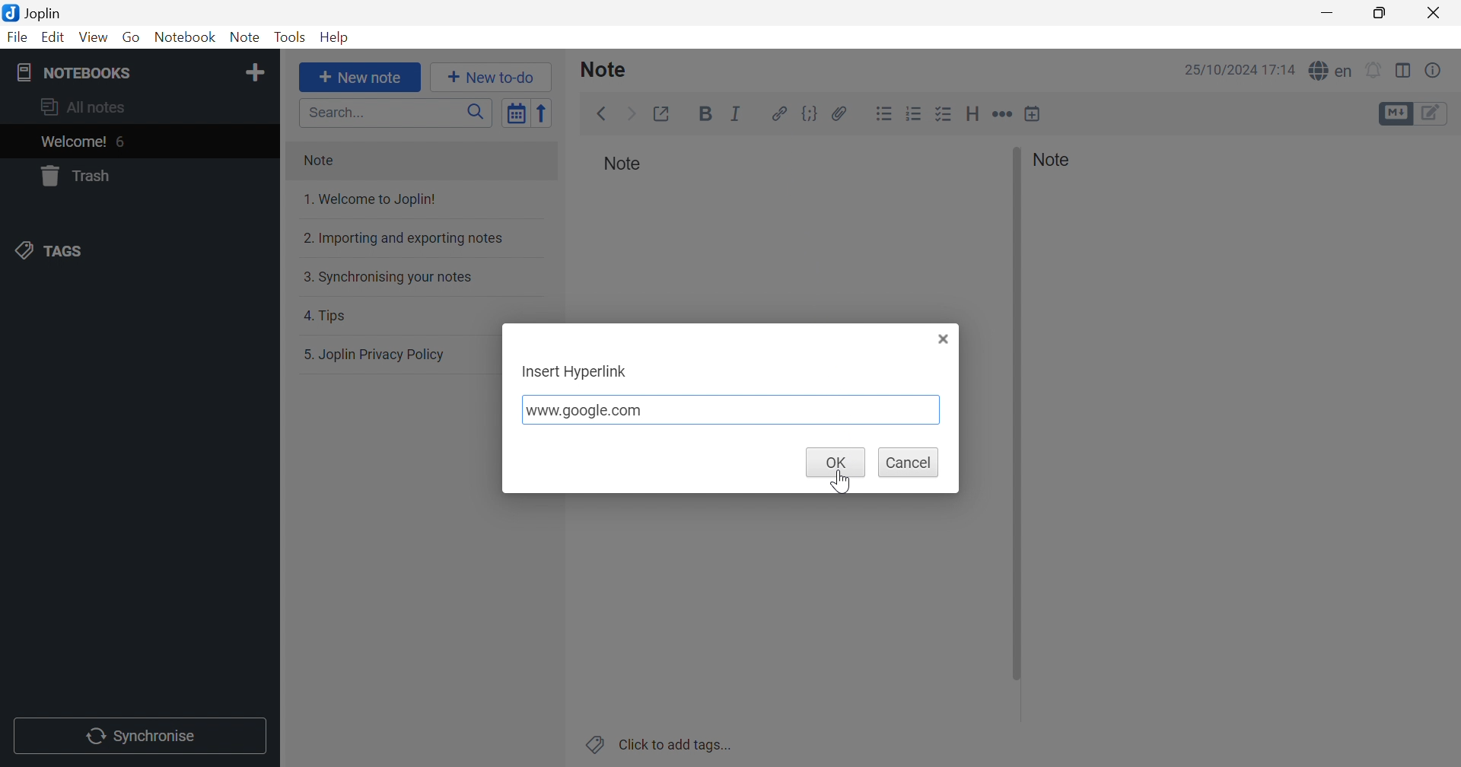  What do you see at coordinates (914, 113) in the screenshot?
I see `Numbered List` at bounding box center [914, 113].